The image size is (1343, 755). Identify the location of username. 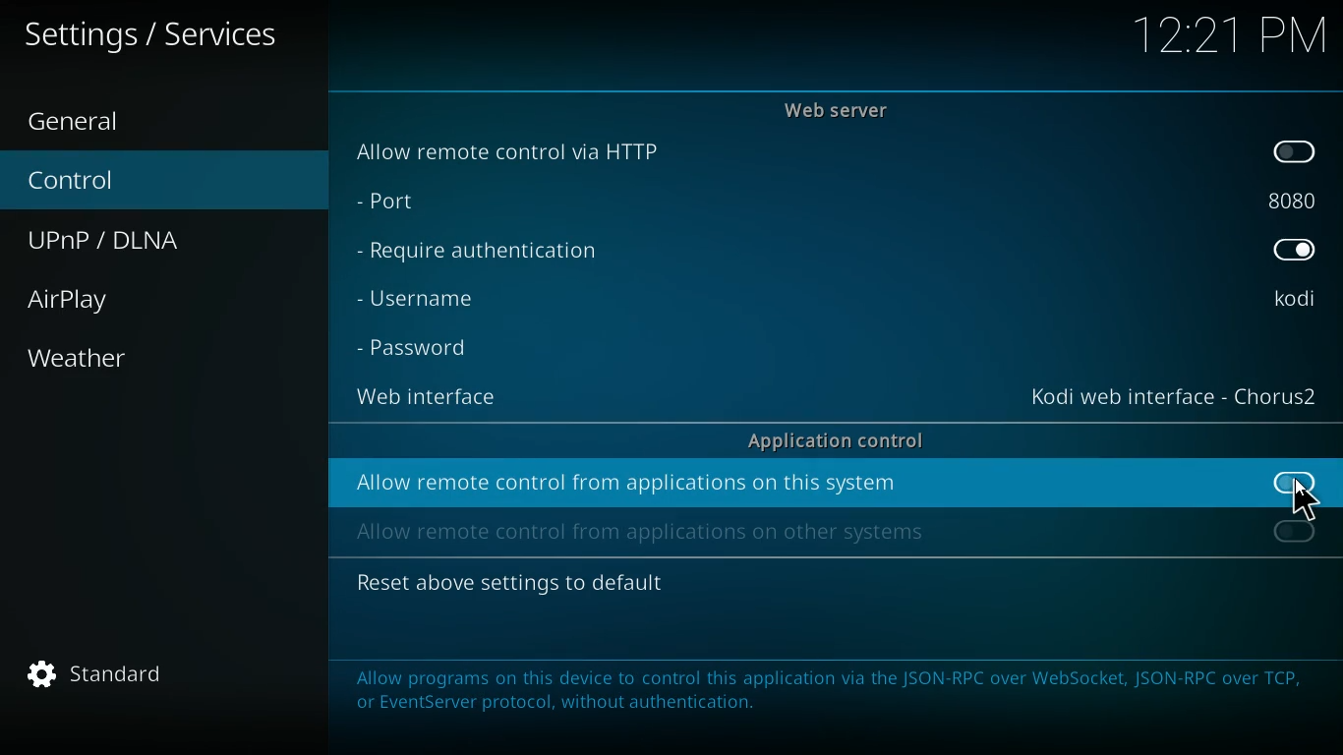
(1293, 302).